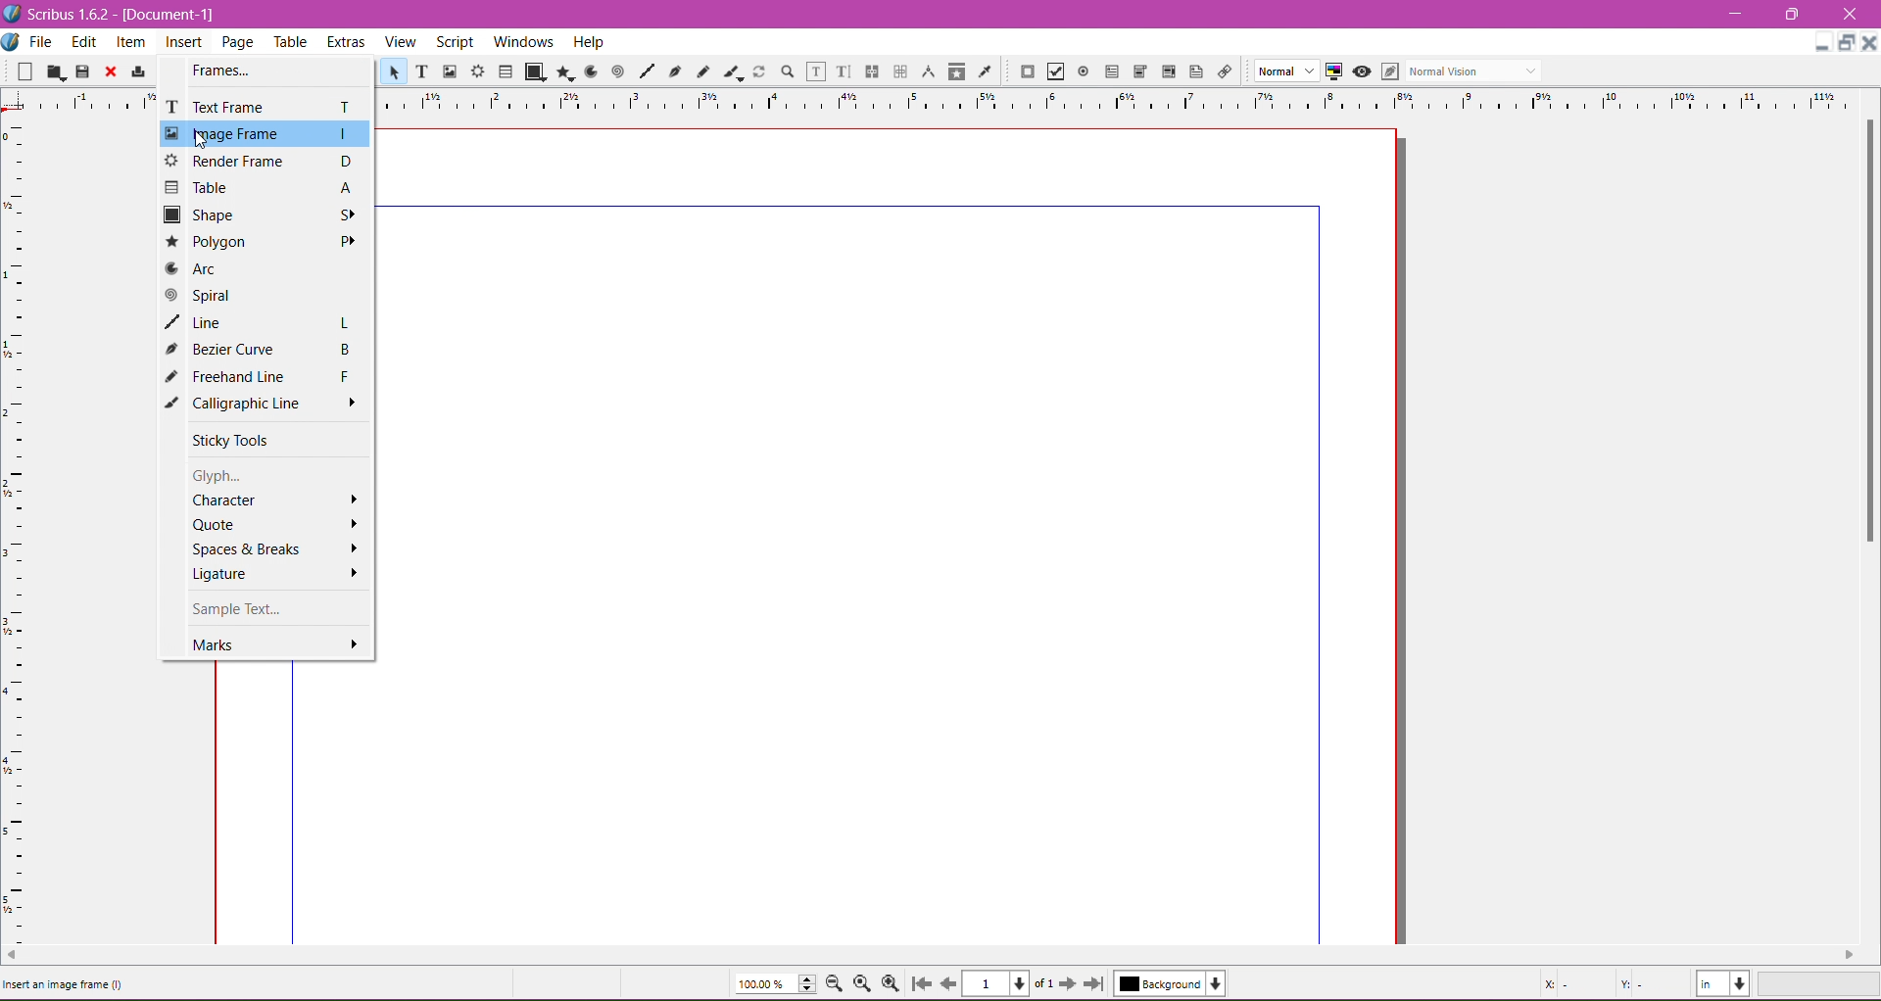 This screenshot has width=1881, height=1001. Describe the element at coordinates (12, 956) in the screenshot. I see `scroll left` at that location.